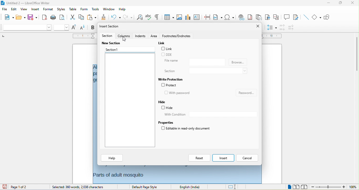 The height and width of the screenshot is (190, 359). I want to click on area, so click(154, 36).